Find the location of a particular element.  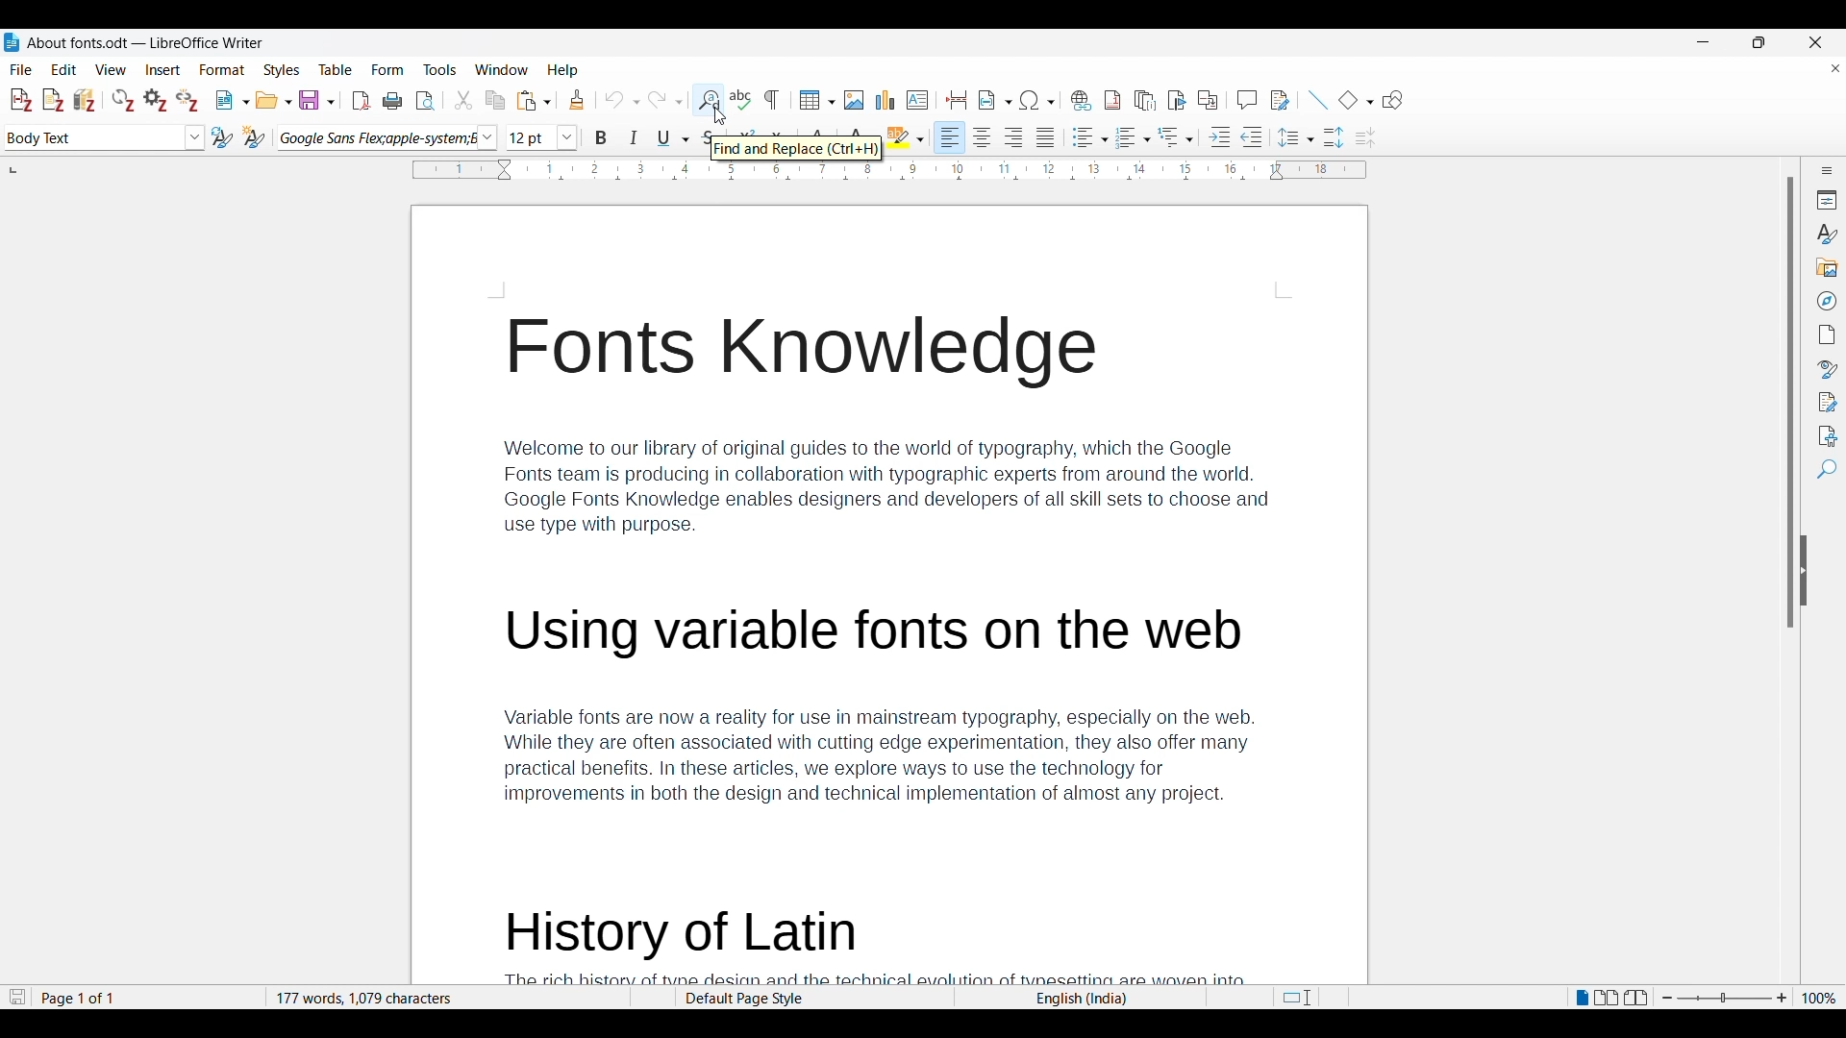

Table menu is located at coordinates (337, 69).